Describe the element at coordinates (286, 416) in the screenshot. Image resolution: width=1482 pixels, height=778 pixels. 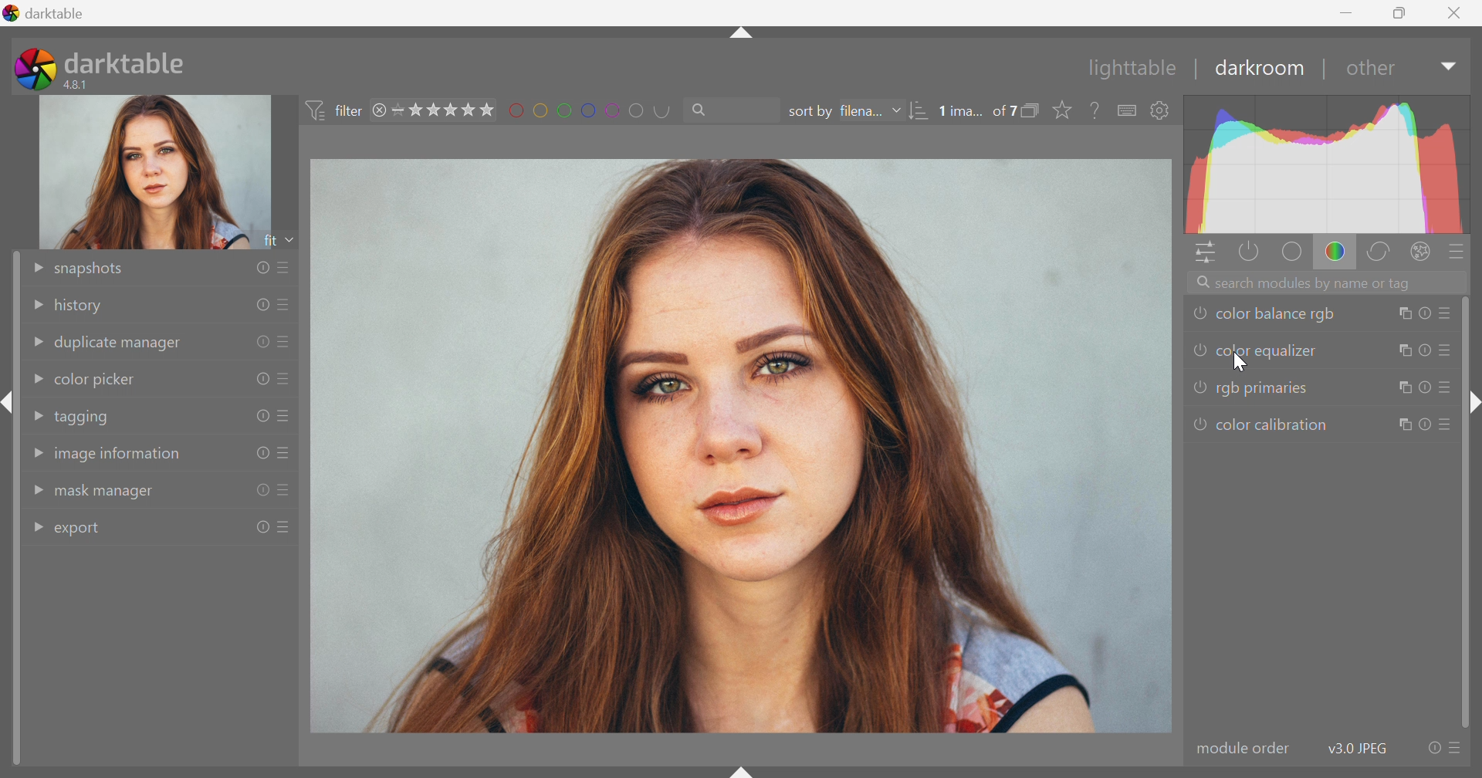
I see `presets` at that location.